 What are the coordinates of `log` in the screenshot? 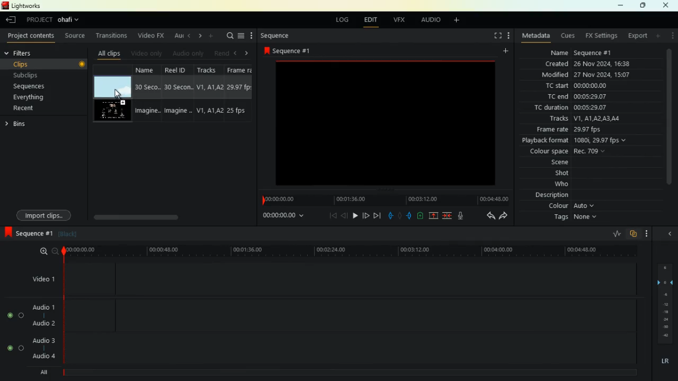 It's located at (339, 20).